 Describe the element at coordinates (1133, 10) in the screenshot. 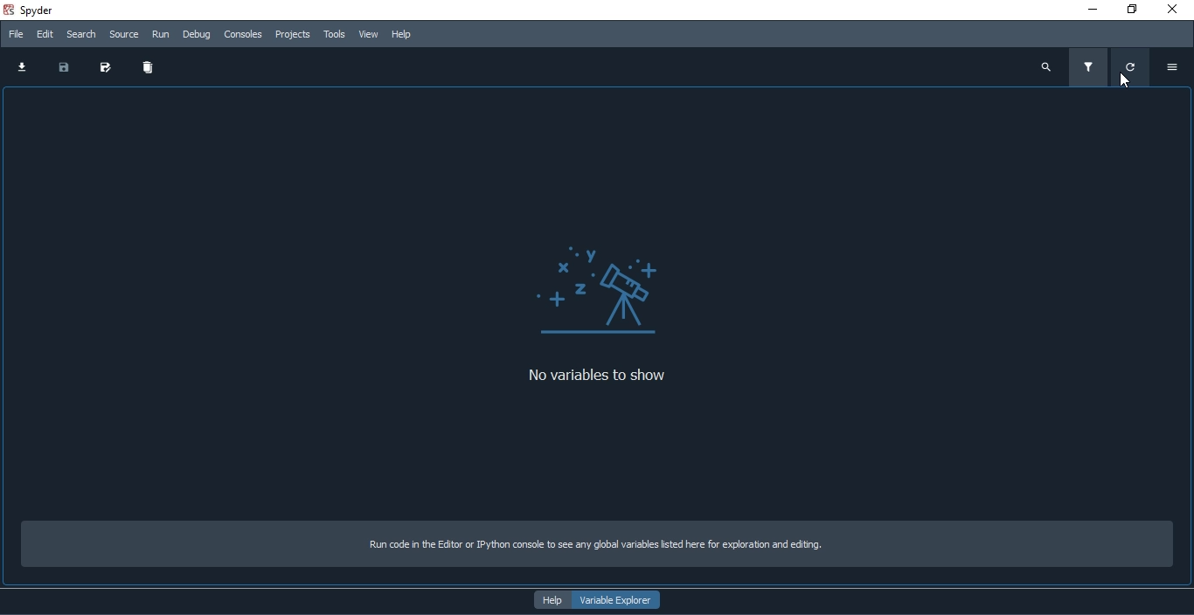

I see `restore` at that location.